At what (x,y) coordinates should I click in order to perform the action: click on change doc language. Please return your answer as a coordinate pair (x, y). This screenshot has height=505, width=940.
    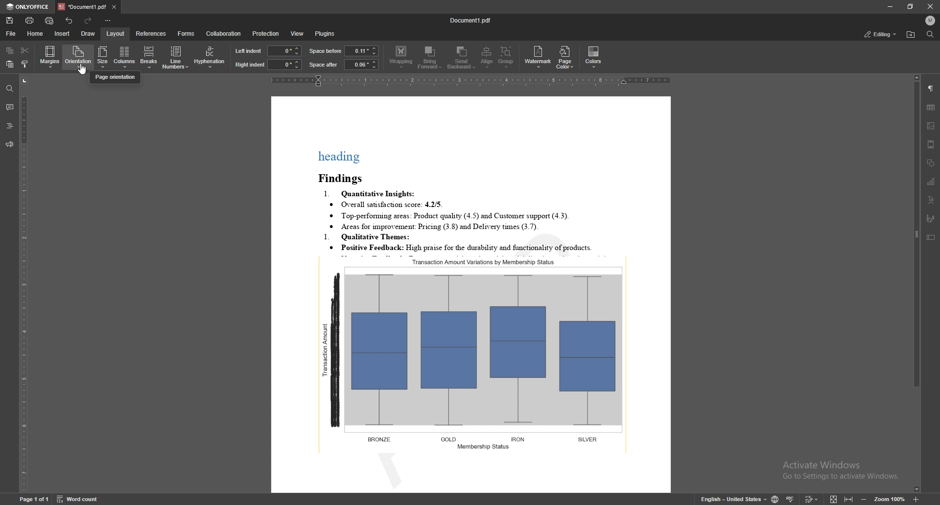
    Looking at the image, I should click on (775, 498).